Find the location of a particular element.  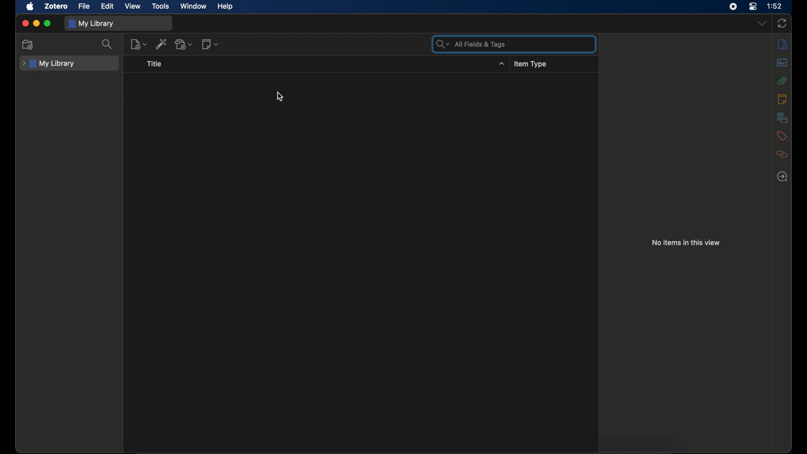

control center is located at coordinates (753, 6).